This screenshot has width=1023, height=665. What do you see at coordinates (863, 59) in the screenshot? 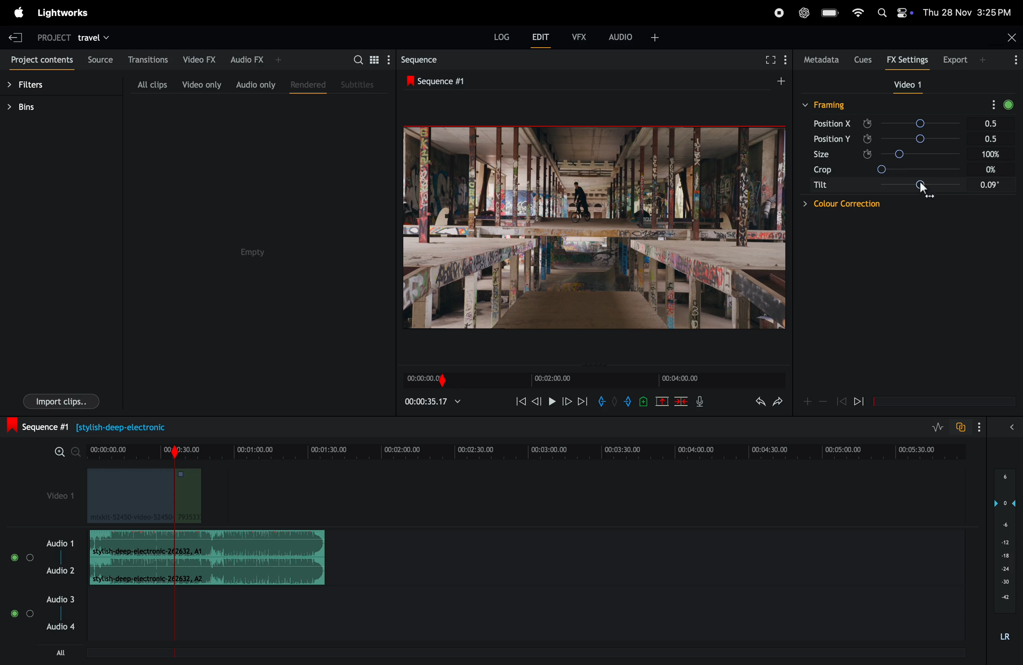
I see `cues` at bounding box center [863, 59].